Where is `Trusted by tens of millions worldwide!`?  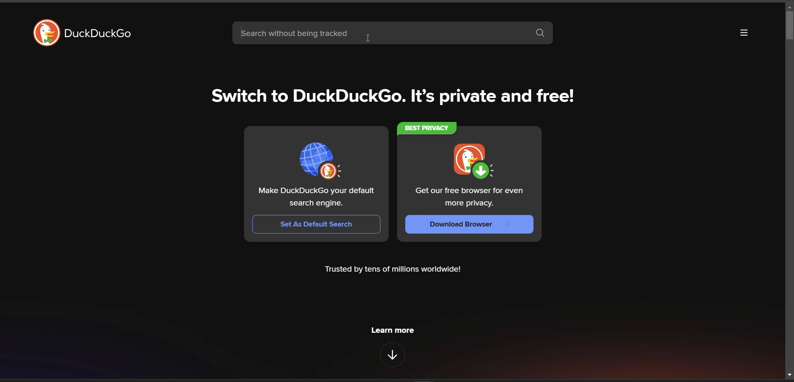 Trusted by tens of millions worldwide! is located at coordinates (392, 270).